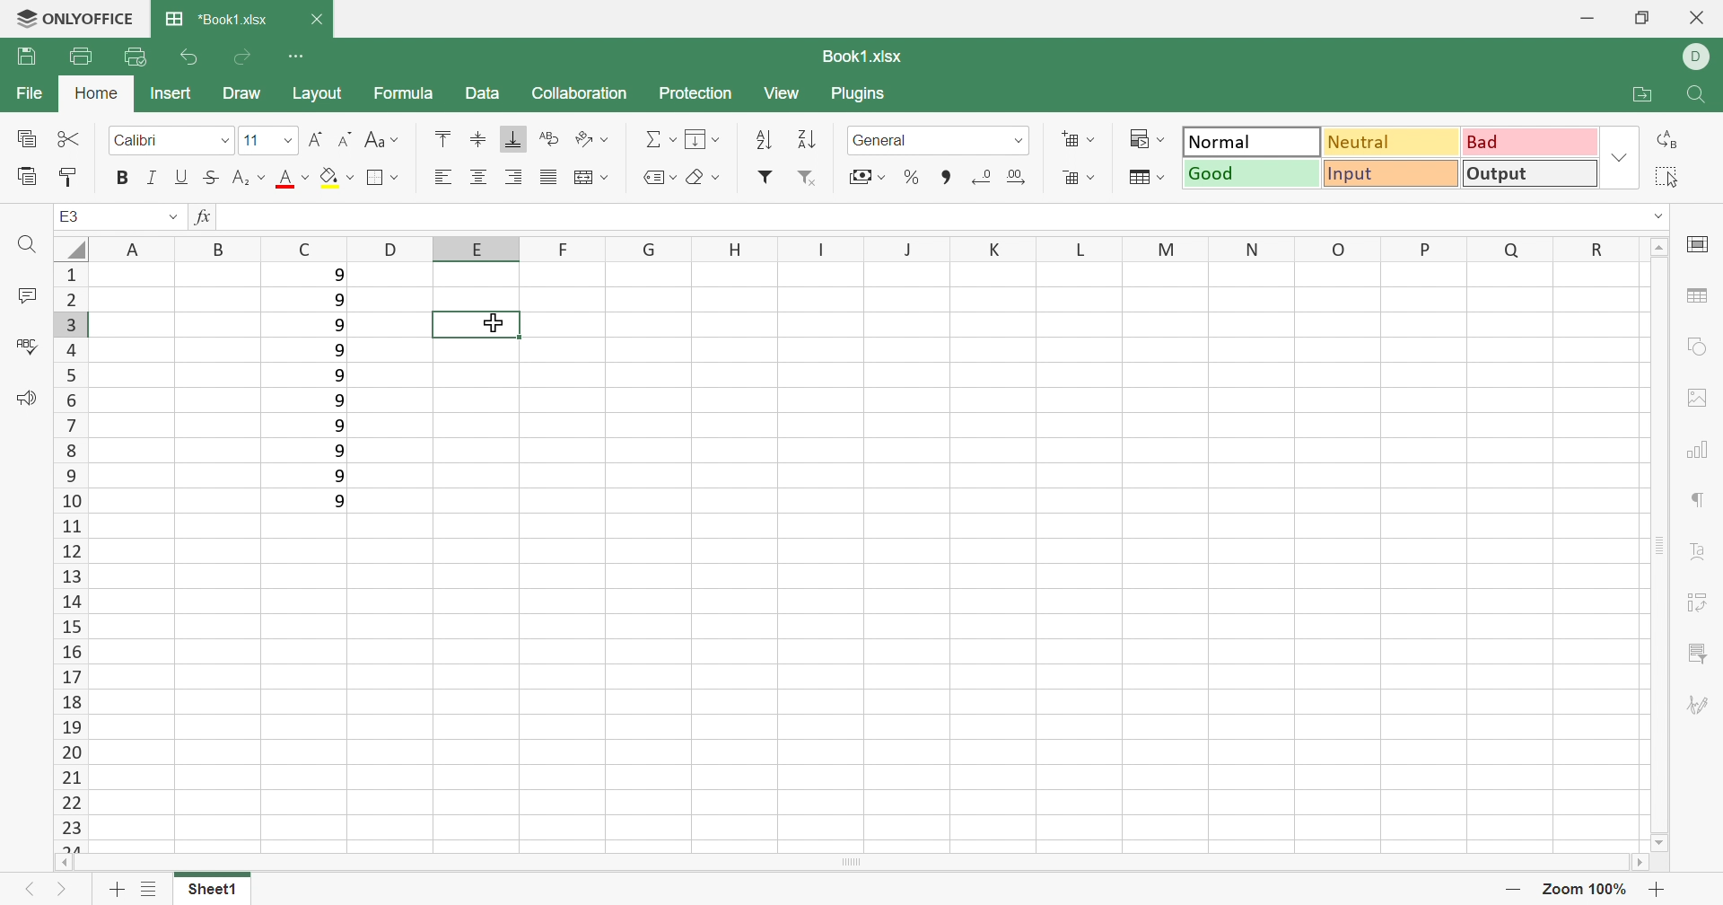  Describe the element at coordinates (1668, 141) in the screenshot. I see `Replace` at that location.